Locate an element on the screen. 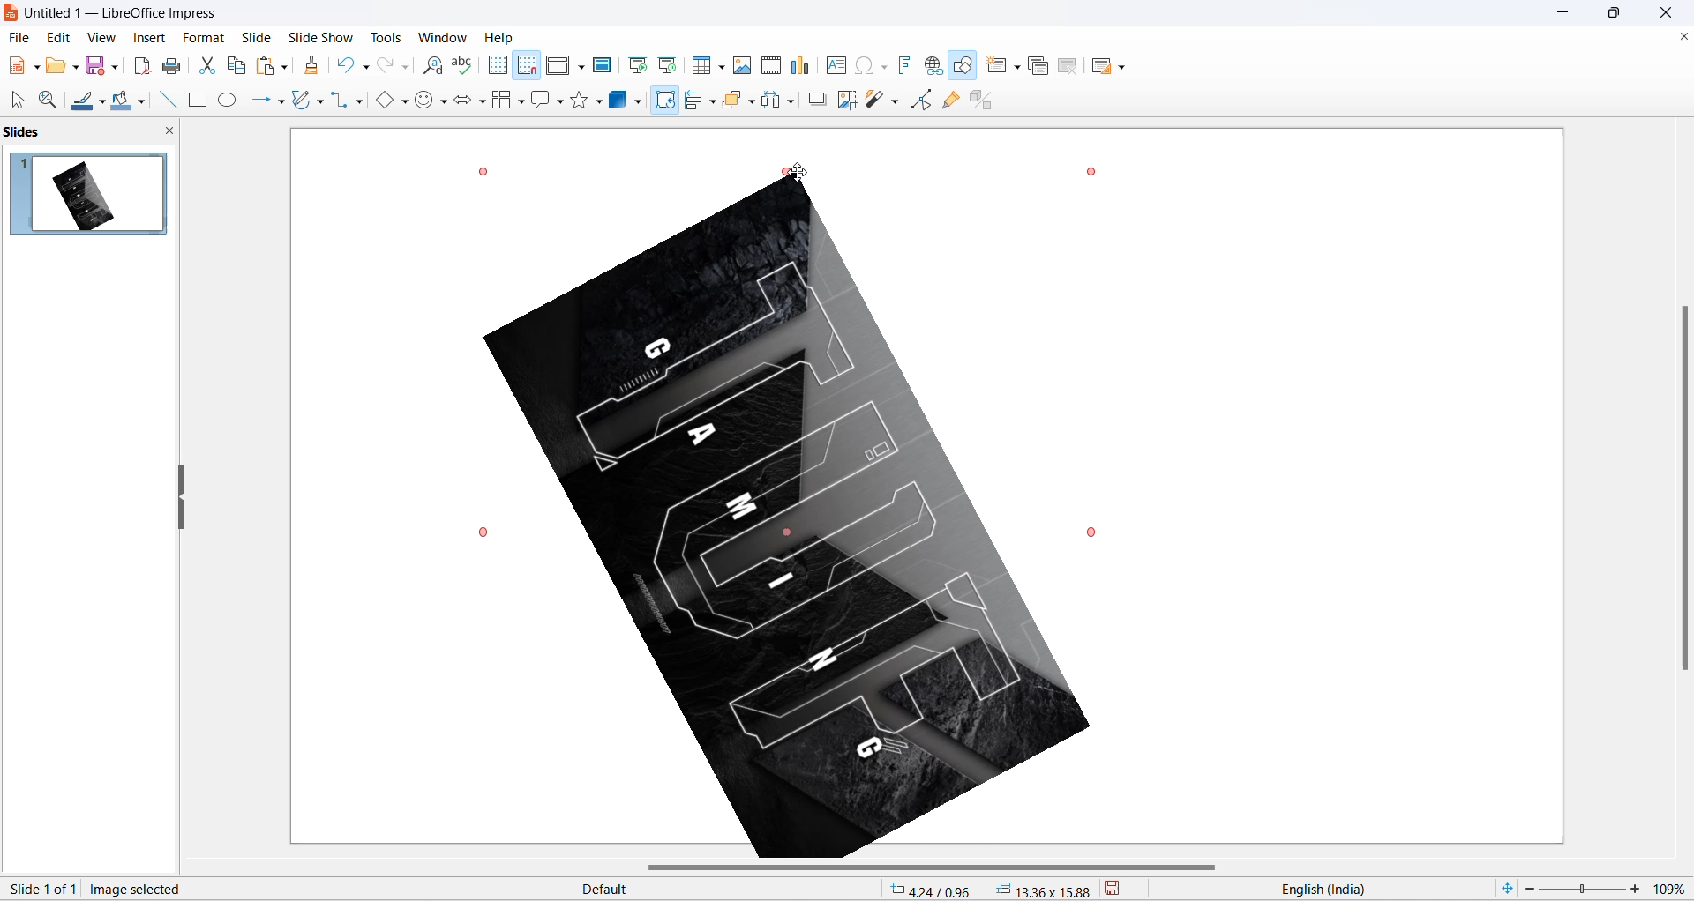 The width and height of the screenshot is (1694, 901). rotated image is located at coordinates (787, 518).